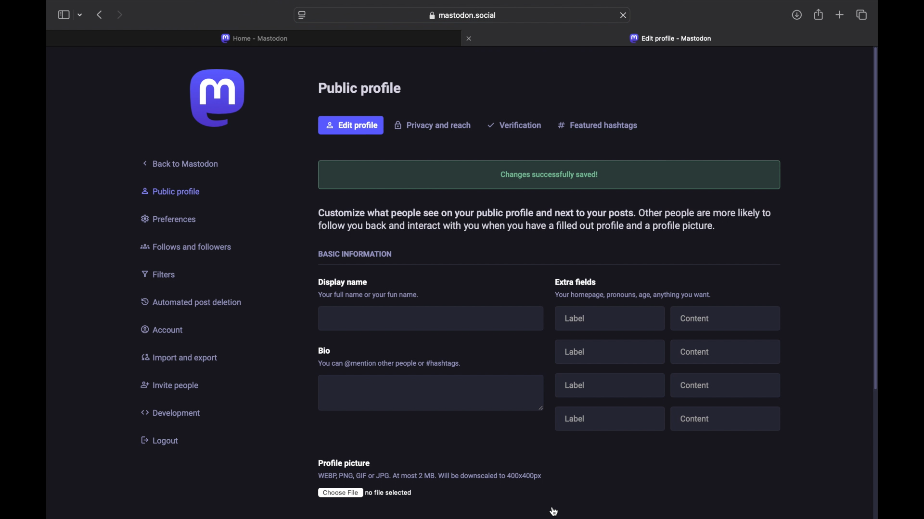 The image size is (924, 519). Describe the element at coordinates (63, 15) in the screenshot. I see `sidebar` at that location.